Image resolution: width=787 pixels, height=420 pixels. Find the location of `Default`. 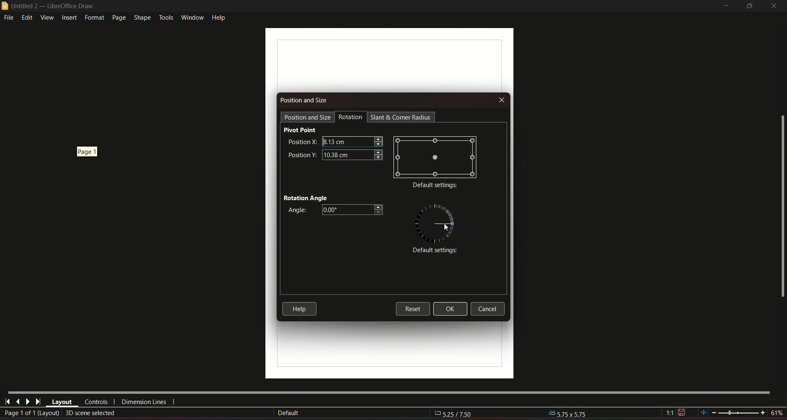

Default is located at coordinates (288, 413).